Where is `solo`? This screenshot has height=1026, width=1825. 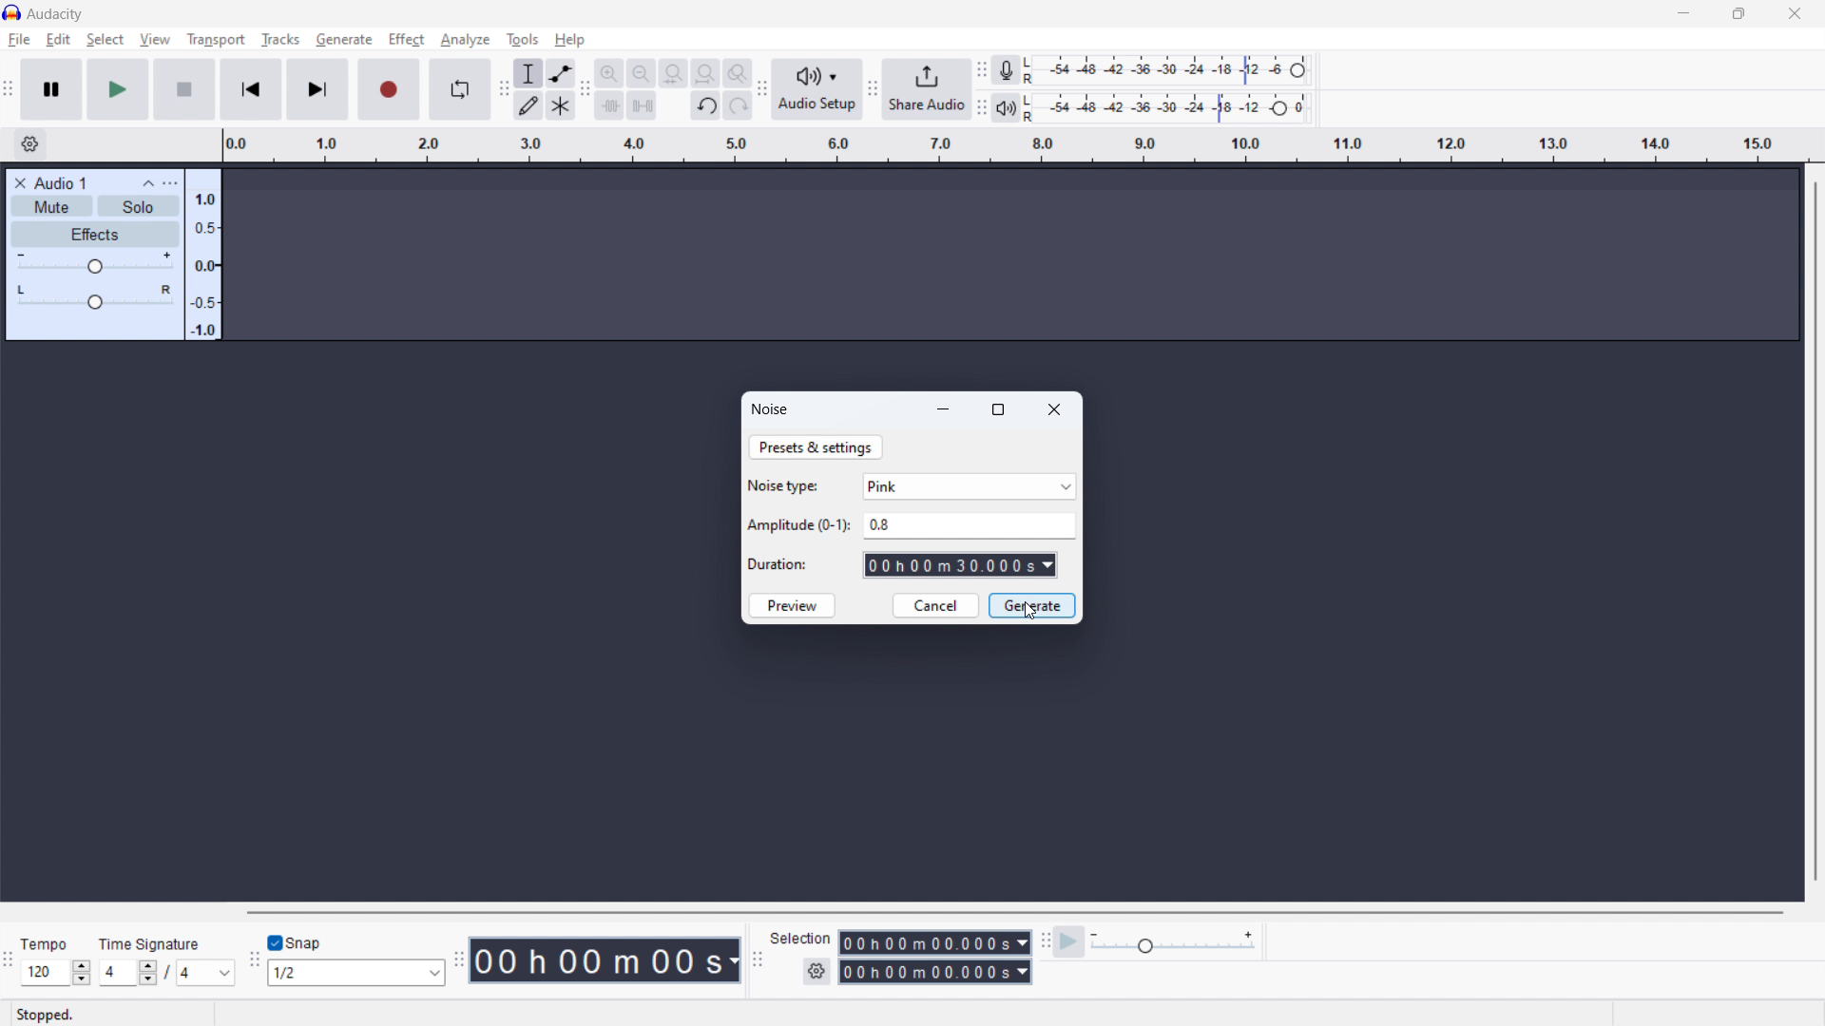 solo is located at coordinates (137, 206).